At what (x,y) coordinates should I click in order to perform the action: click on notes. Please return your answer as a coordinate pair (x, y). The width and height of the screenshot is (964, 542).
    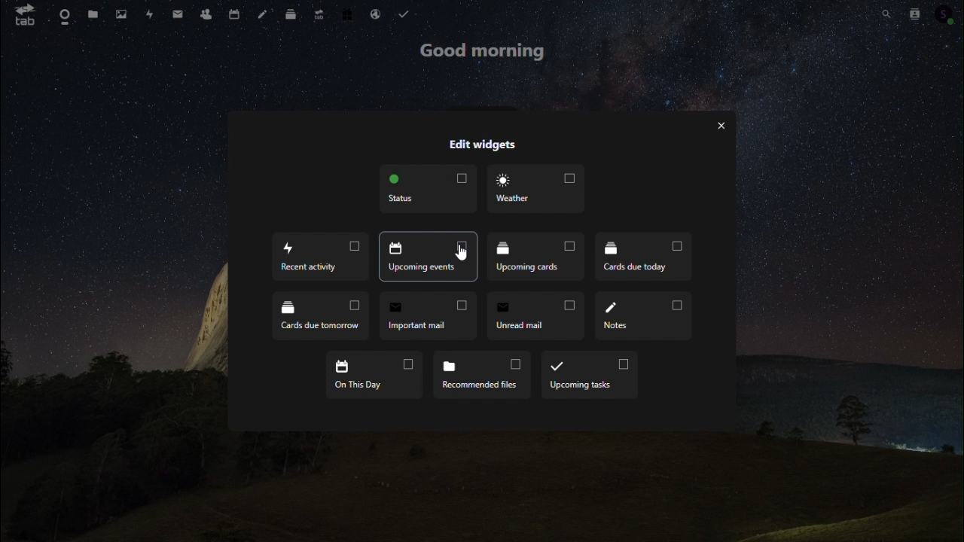
    Looking at the image, I should click on (265, 12).